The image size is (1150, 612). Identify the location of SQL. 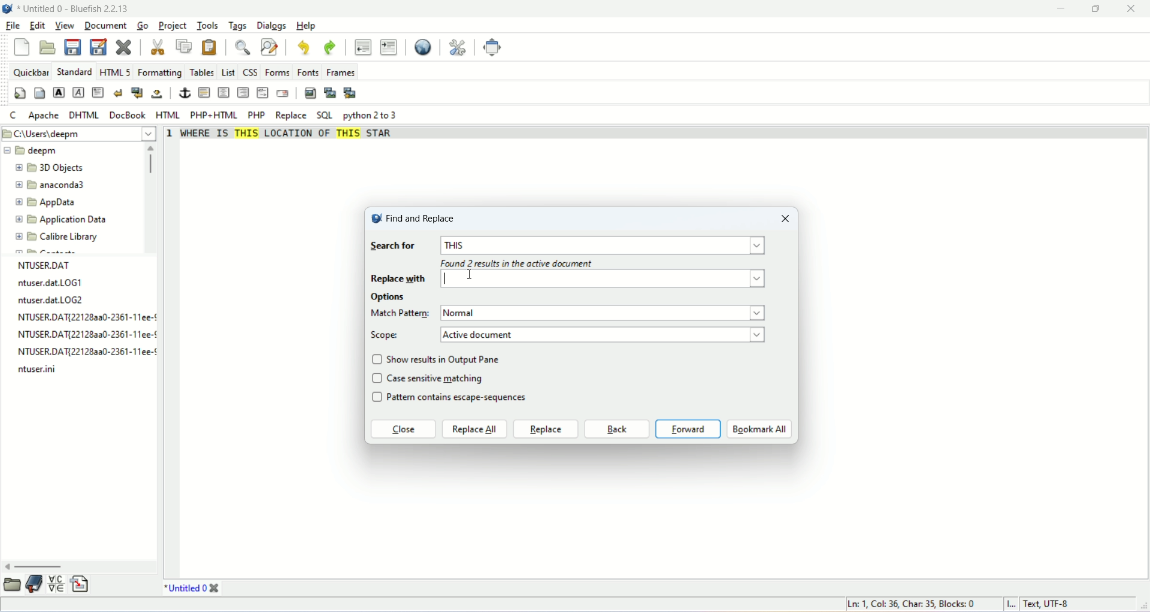
(324, 116).